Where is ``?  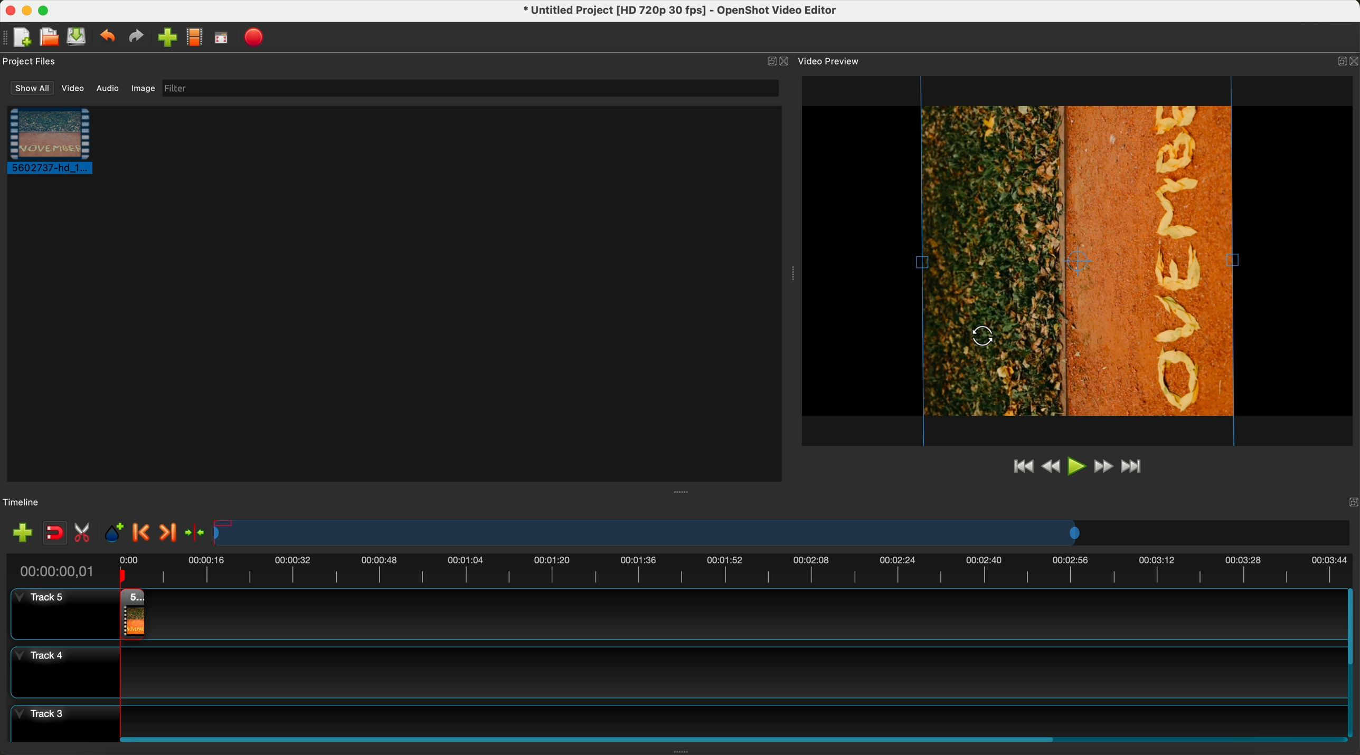  is located at coordinates (683, 491).